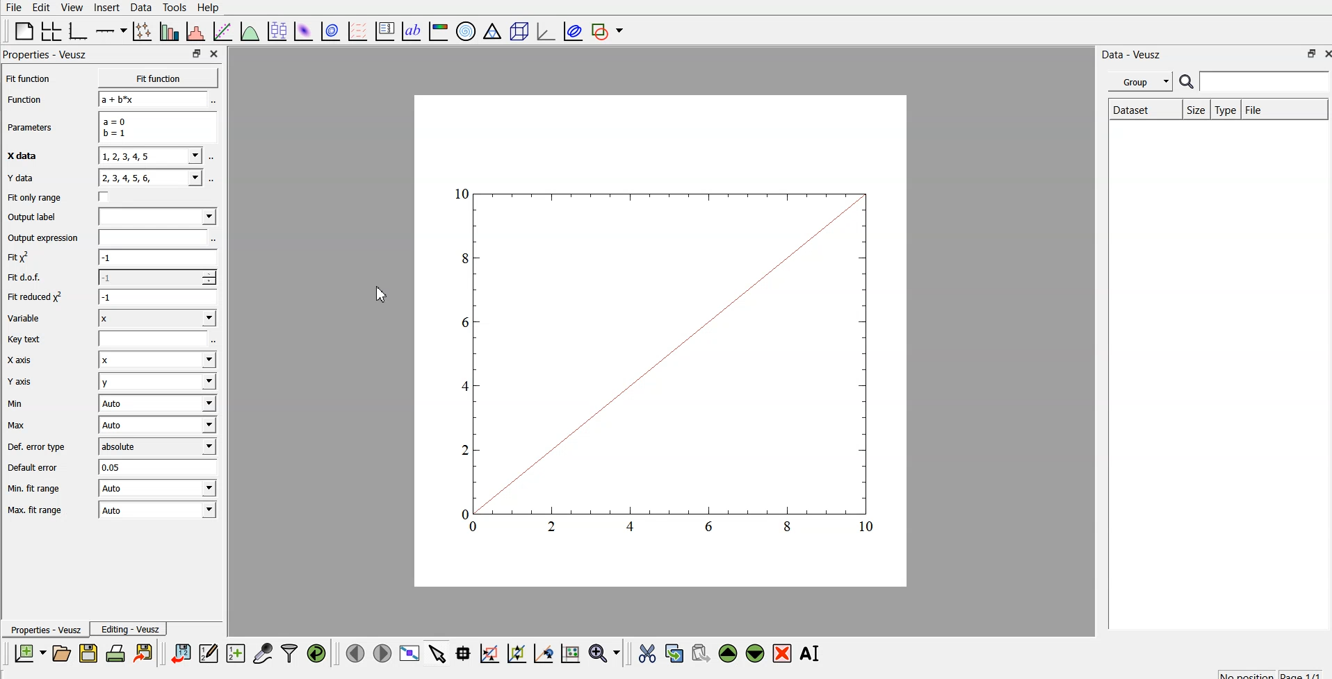 The width and height of the screenshot is (1332, 679). What do you see at coordinates (439, 655) in the screenshot?
I see `select items from graph` at bounding box center [439, 655].